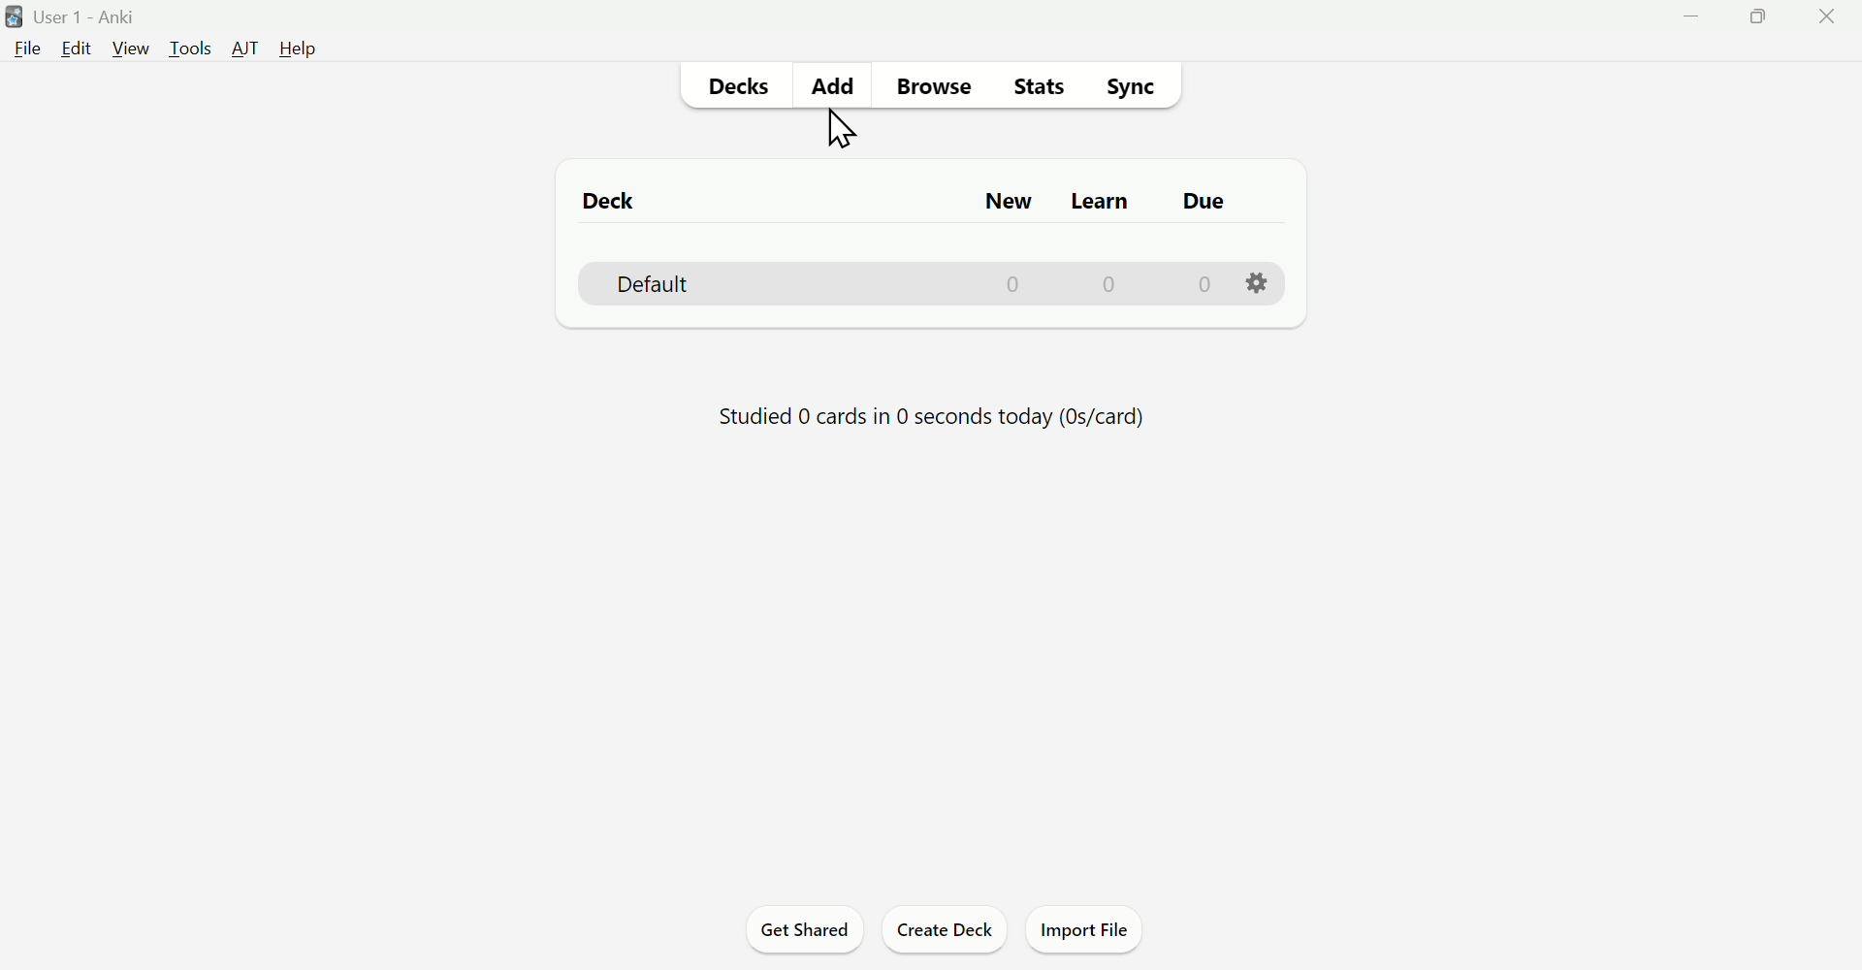 The width and height of the screenshot is (1862, 970). I want to click on Import File, so click(1086, 931).